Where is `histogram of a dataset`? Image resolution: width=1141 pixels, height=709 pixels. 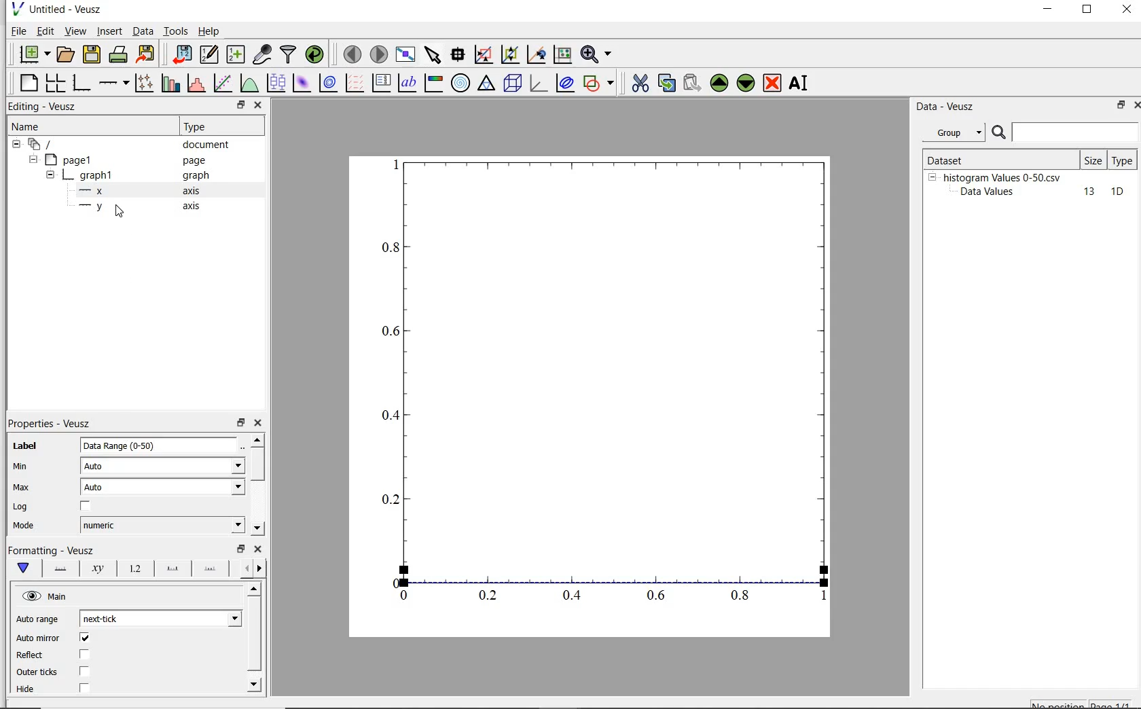
histogram of a dataset is located at coordinates (196, 84).